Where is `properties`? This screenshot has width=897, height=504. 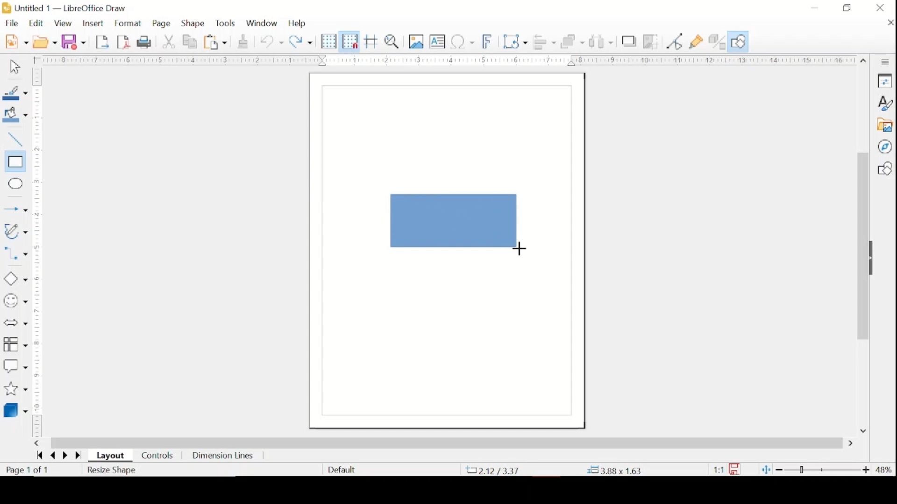 properties is located at coordinates (884, 80).